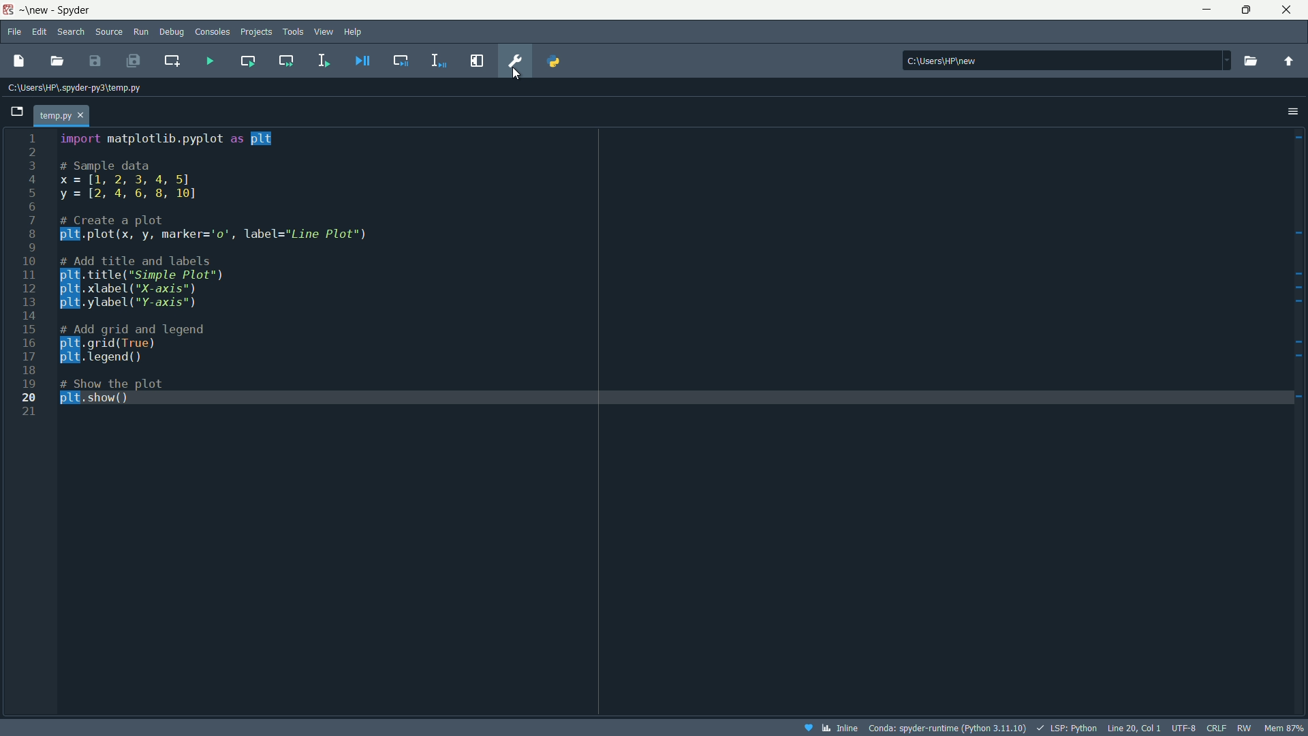 This screenshot has height=736, width=1308. I want to click on LSP:Python, so click(1066, 728).